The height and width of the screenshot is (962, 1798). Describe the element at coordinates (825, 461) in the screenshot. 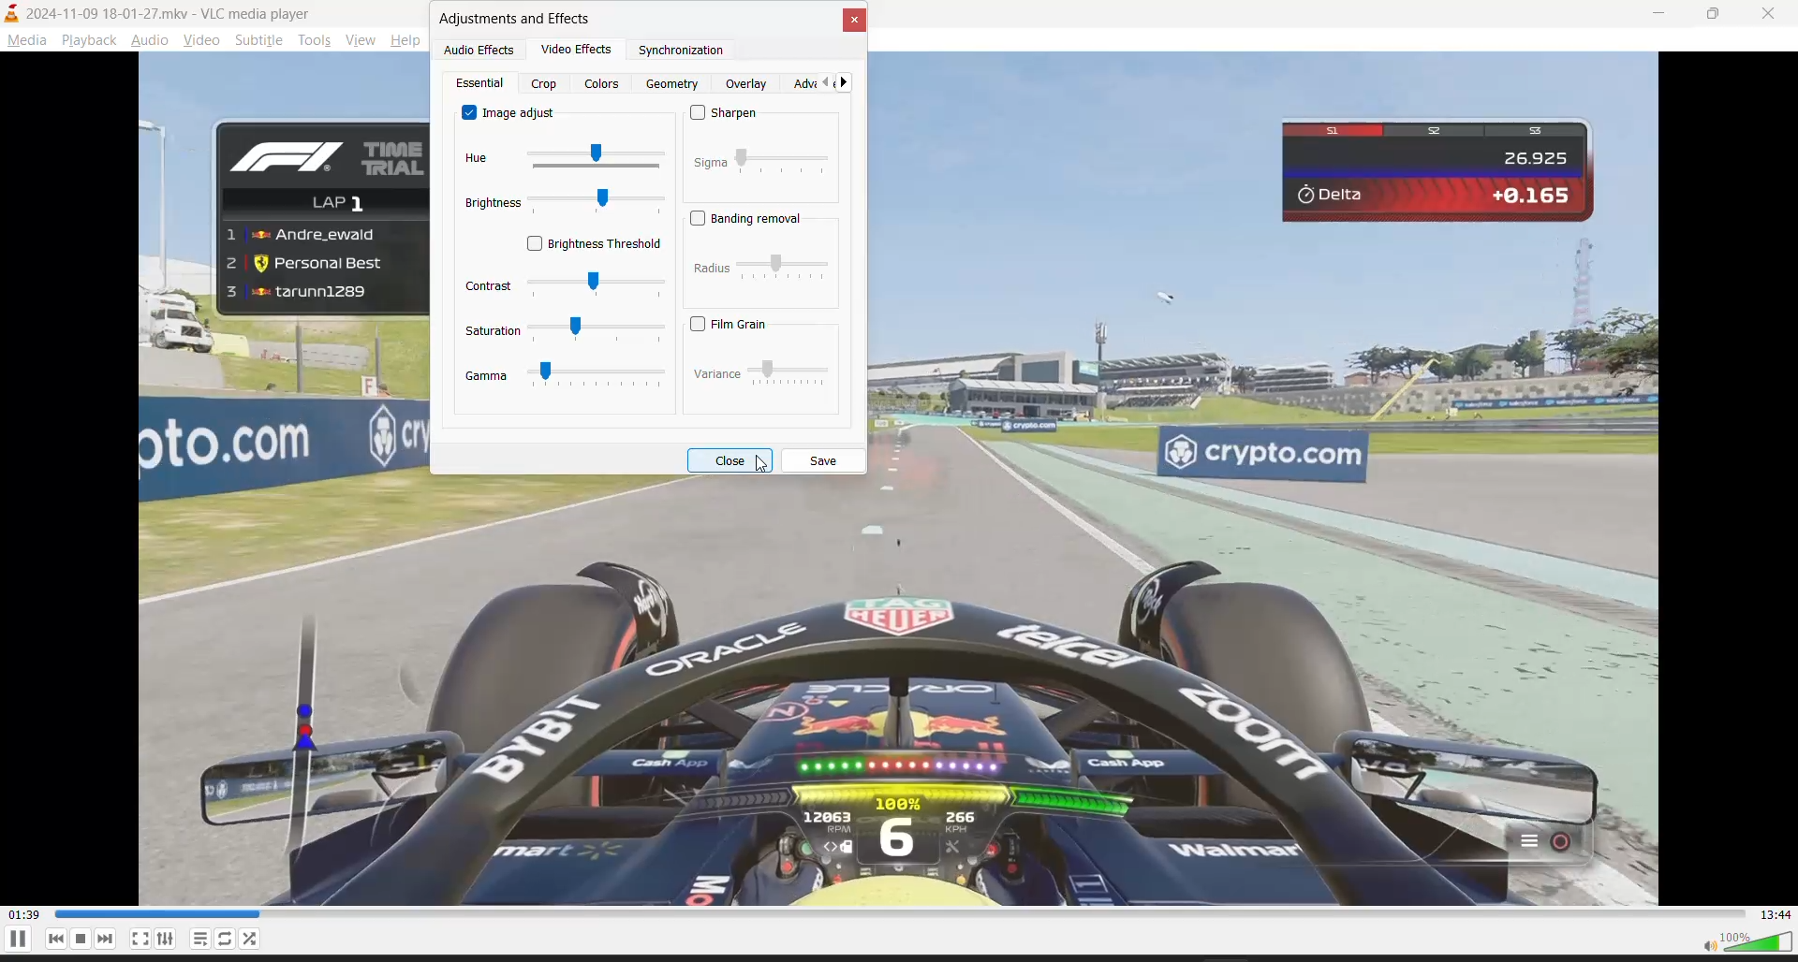

I see `save` at that location.